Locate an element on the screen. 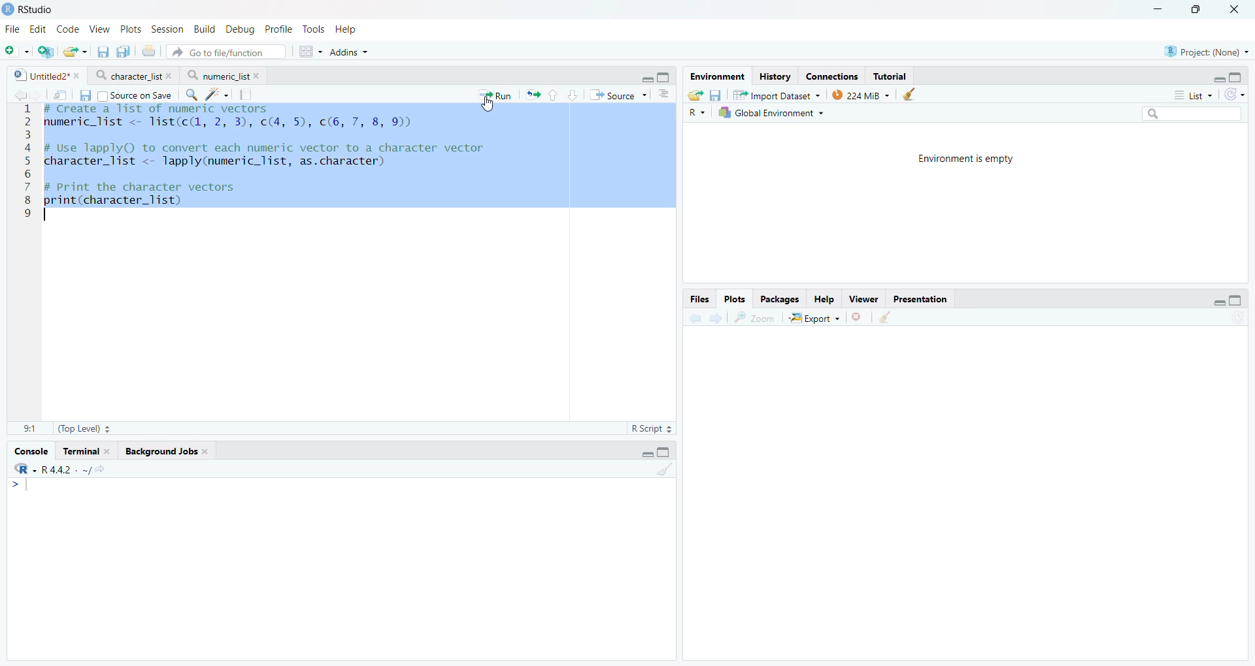 This screenshot has height=666, width=1255. Plots is located at coordinates (736, 297).